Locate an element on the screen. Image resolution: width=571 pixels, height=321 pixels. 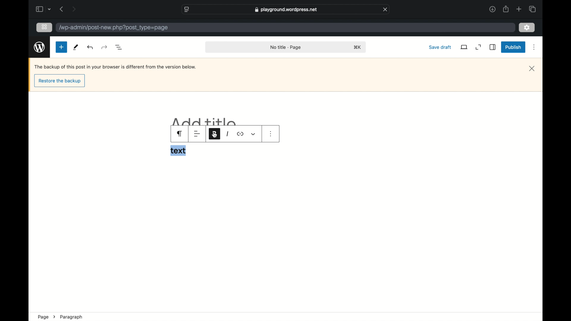
add title is located at coordinates (205, 121).